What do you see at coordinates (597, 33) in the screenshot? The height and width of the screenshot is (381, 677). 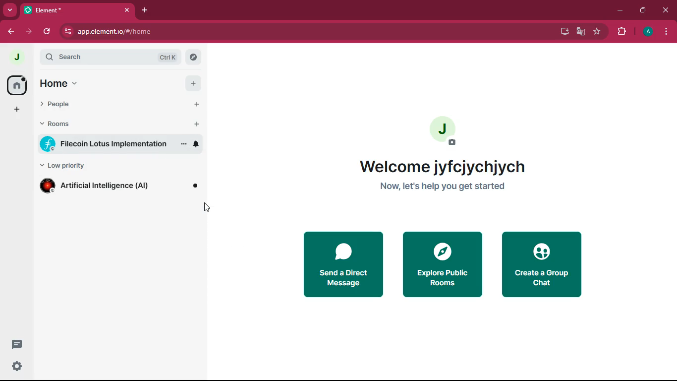 I see `favorite` at bounding box center [597, 33].